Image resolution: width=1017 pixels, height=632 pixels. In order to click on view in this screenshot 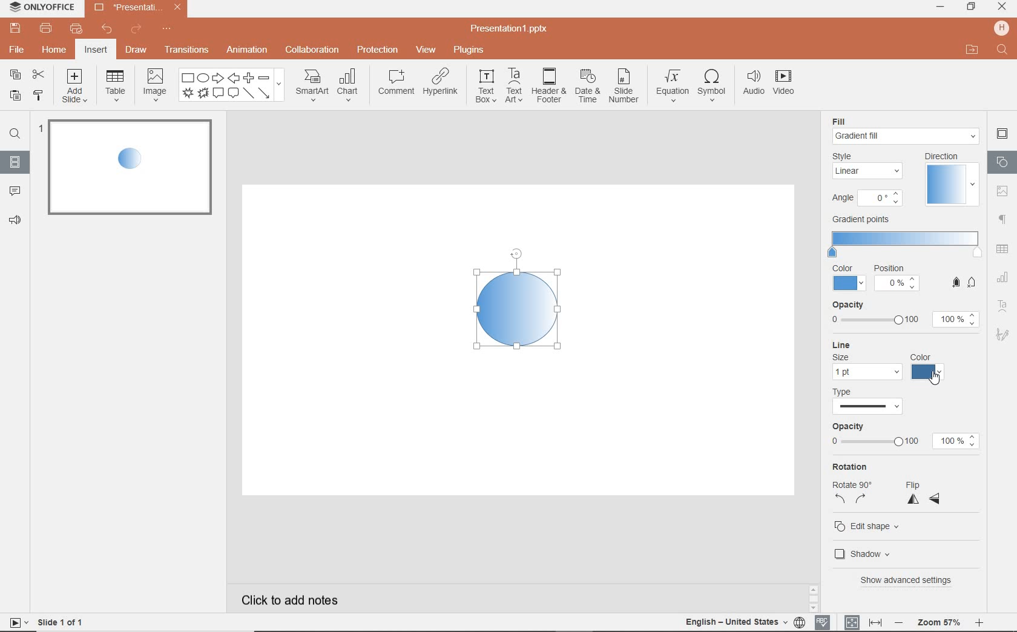, I will do `click(425, 51)`.